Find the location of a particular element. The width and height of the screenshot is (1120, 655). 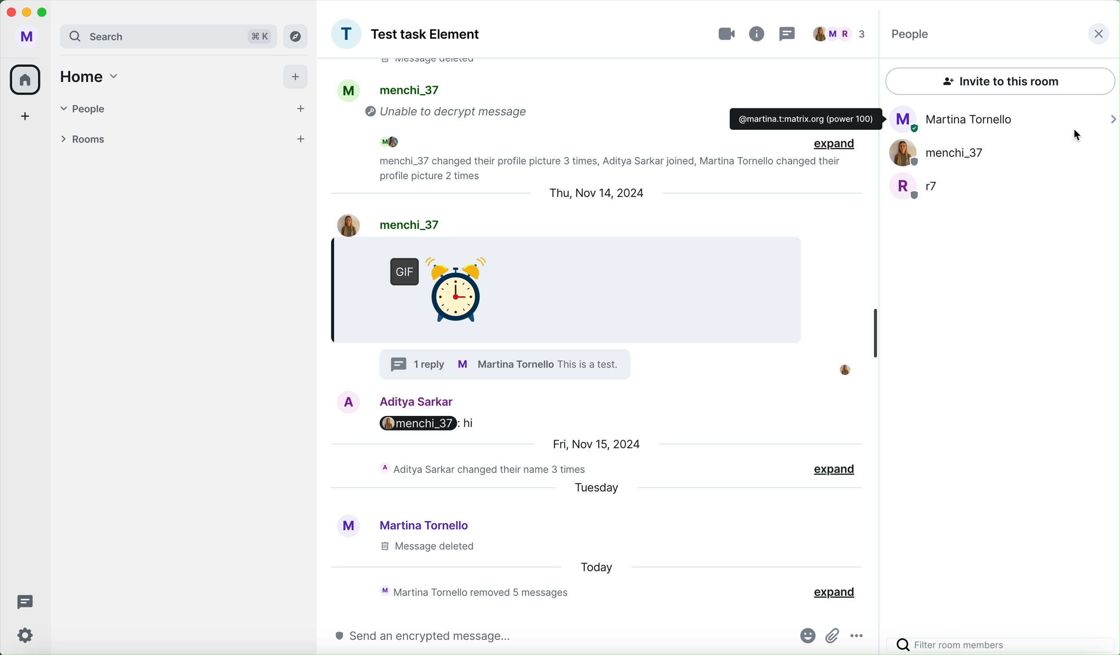

profile picture is located at coordinates (346, 527).